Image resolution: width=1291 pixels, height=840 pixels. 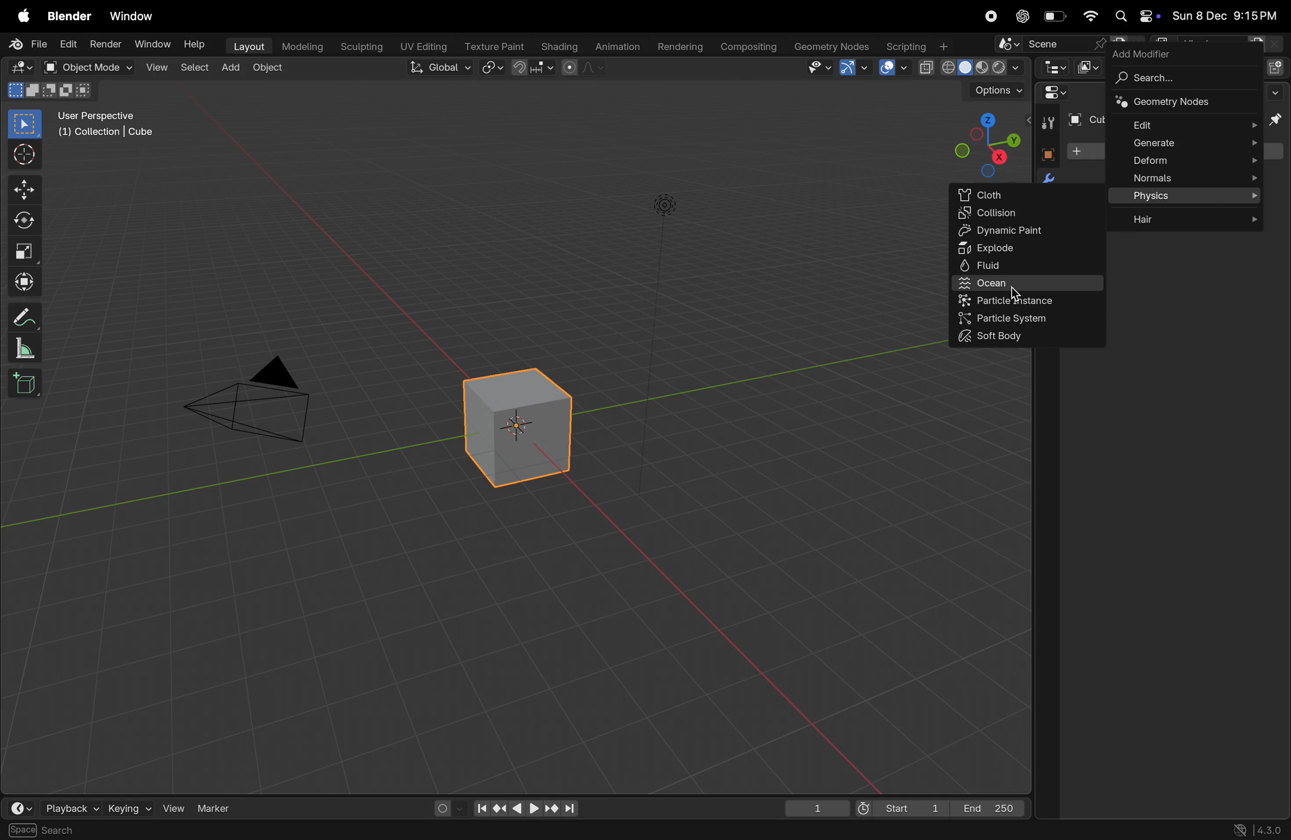 What do you see at coordinates (995, 92) in the screenshot?
I see `options` at bounding box center [995, 92].